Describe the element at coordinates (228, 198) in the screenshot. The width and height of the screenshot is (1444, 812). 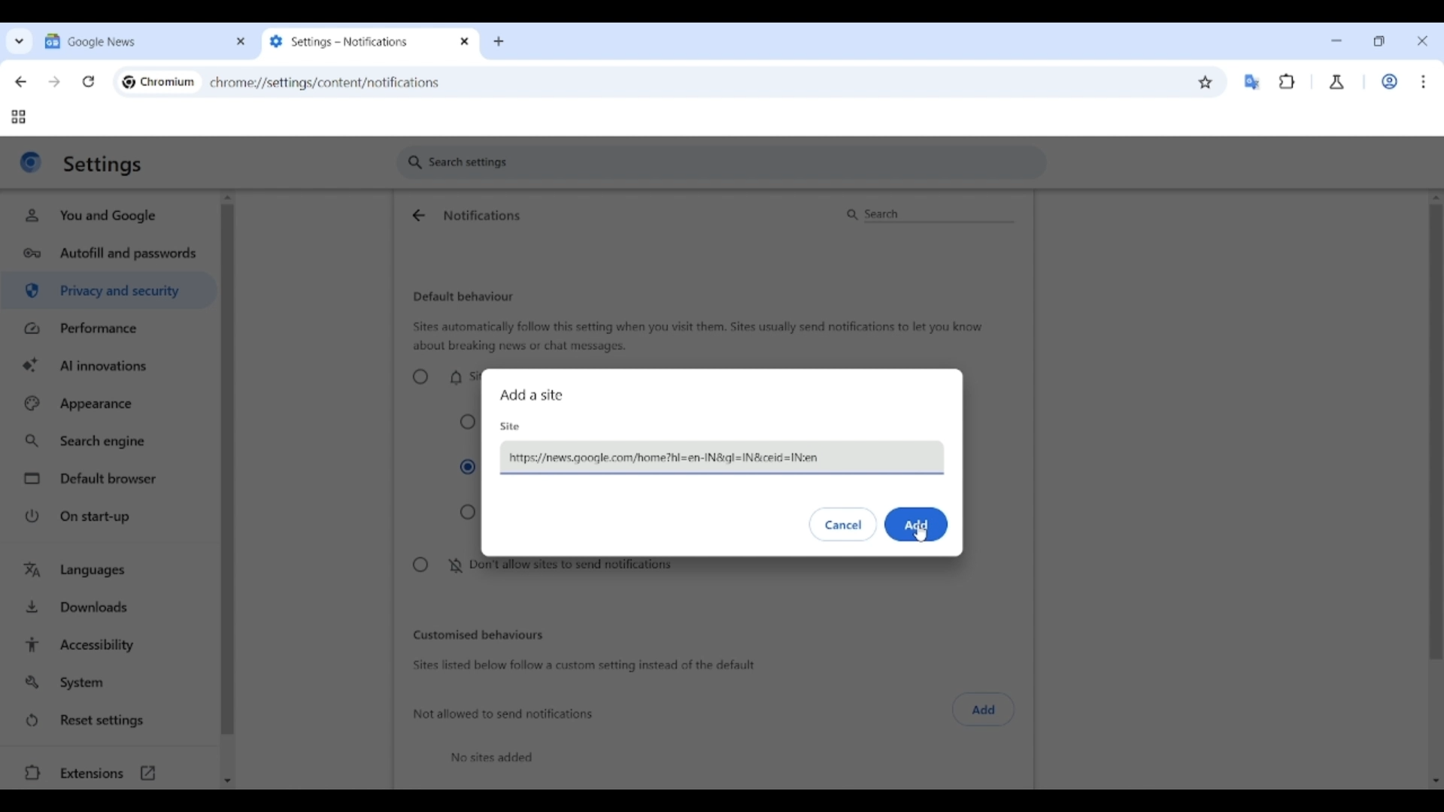
I see `Quick slide to top` at that location.